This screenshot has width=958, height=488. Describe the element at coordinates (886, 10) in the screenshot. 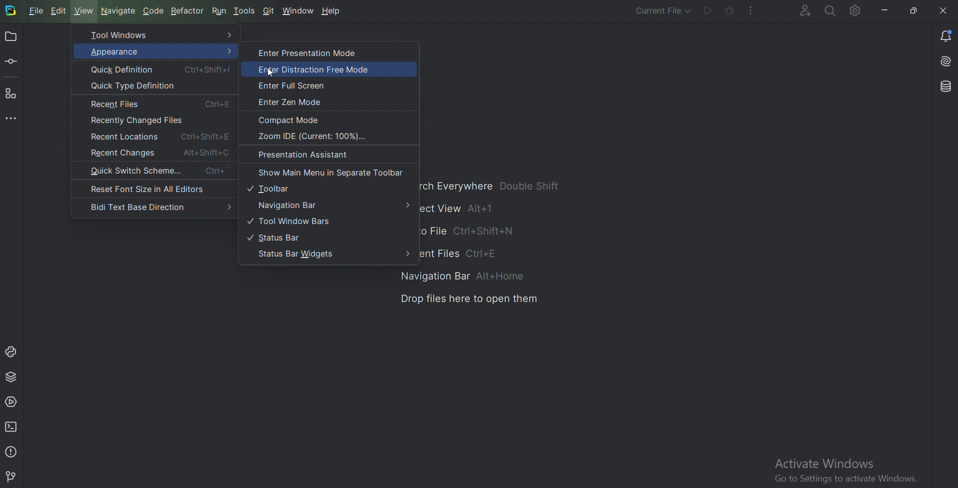

I see `Minimize` at that location.